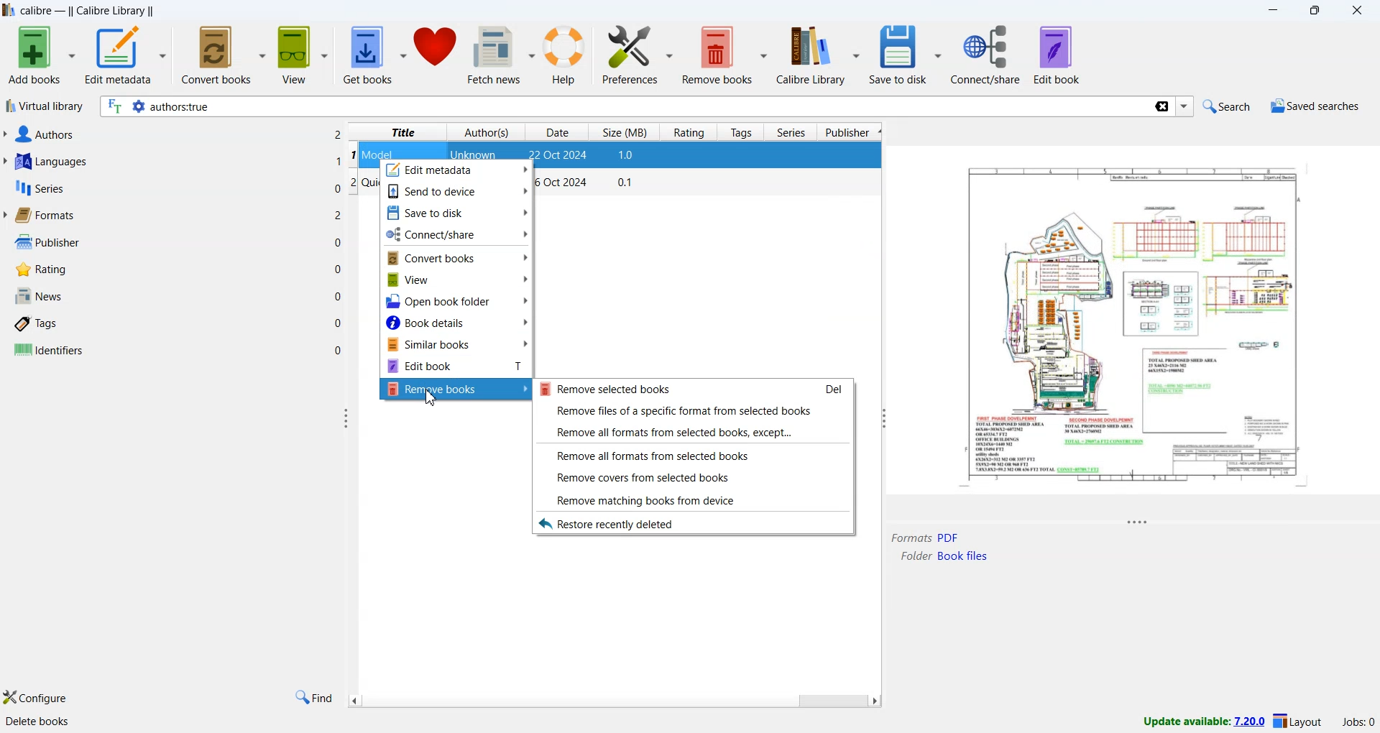 This screenshot has height=733, width=1380. I want to click on search bar, so click(624, 107).